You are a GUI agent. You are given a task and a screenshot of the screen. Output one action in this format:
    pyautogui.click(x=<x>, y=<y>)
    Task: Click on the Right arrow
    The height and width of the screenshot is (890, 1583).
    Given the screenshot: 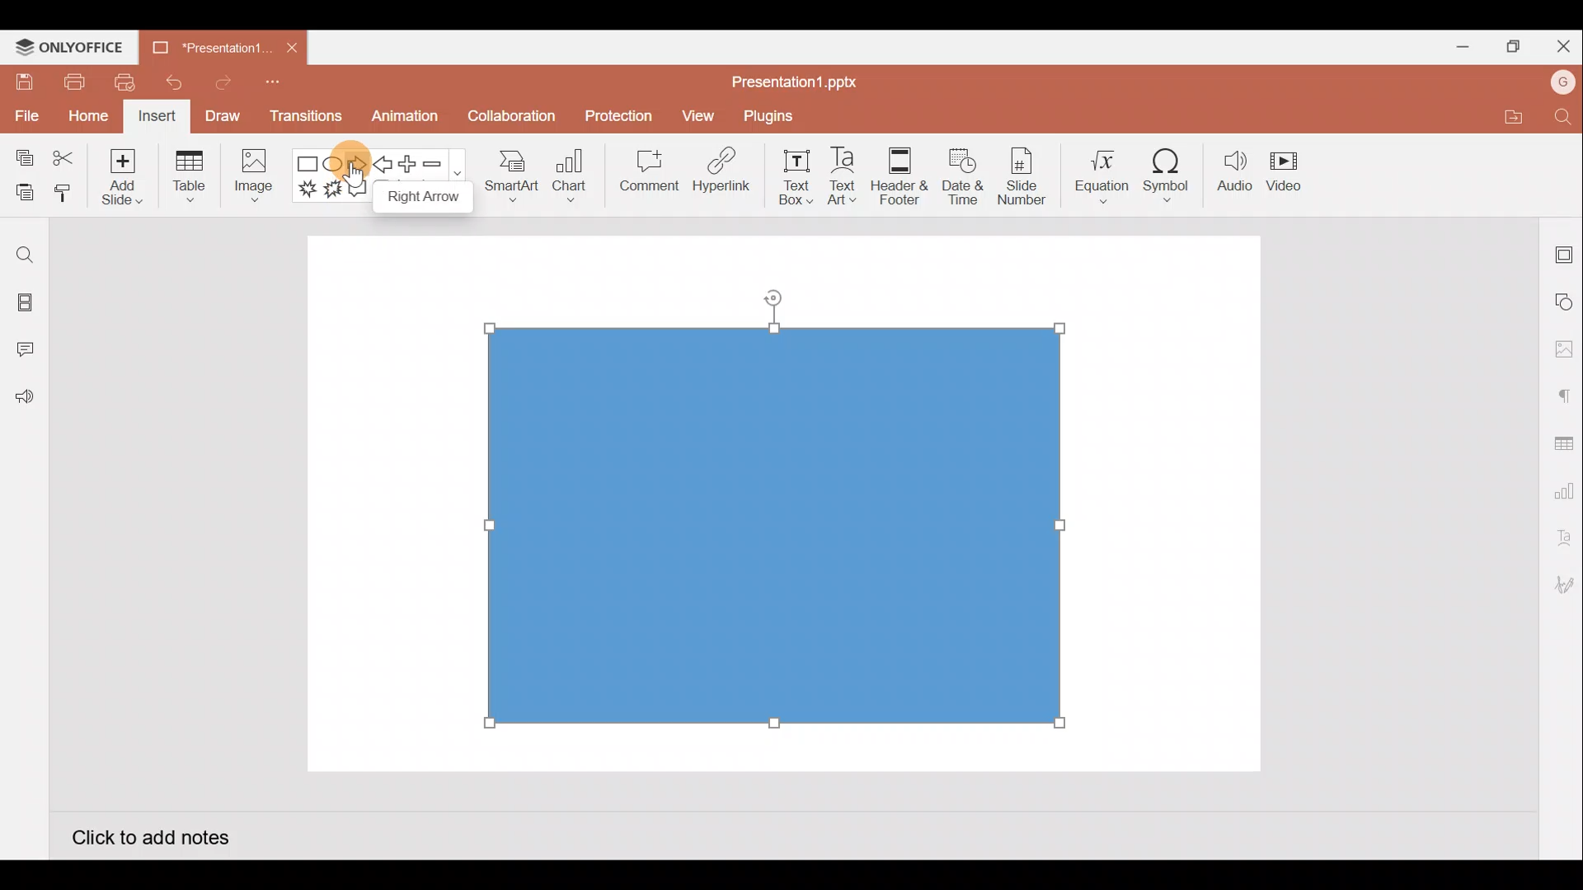 What is the action you would take?
    pyautogui.click(x=357, y=165)
    